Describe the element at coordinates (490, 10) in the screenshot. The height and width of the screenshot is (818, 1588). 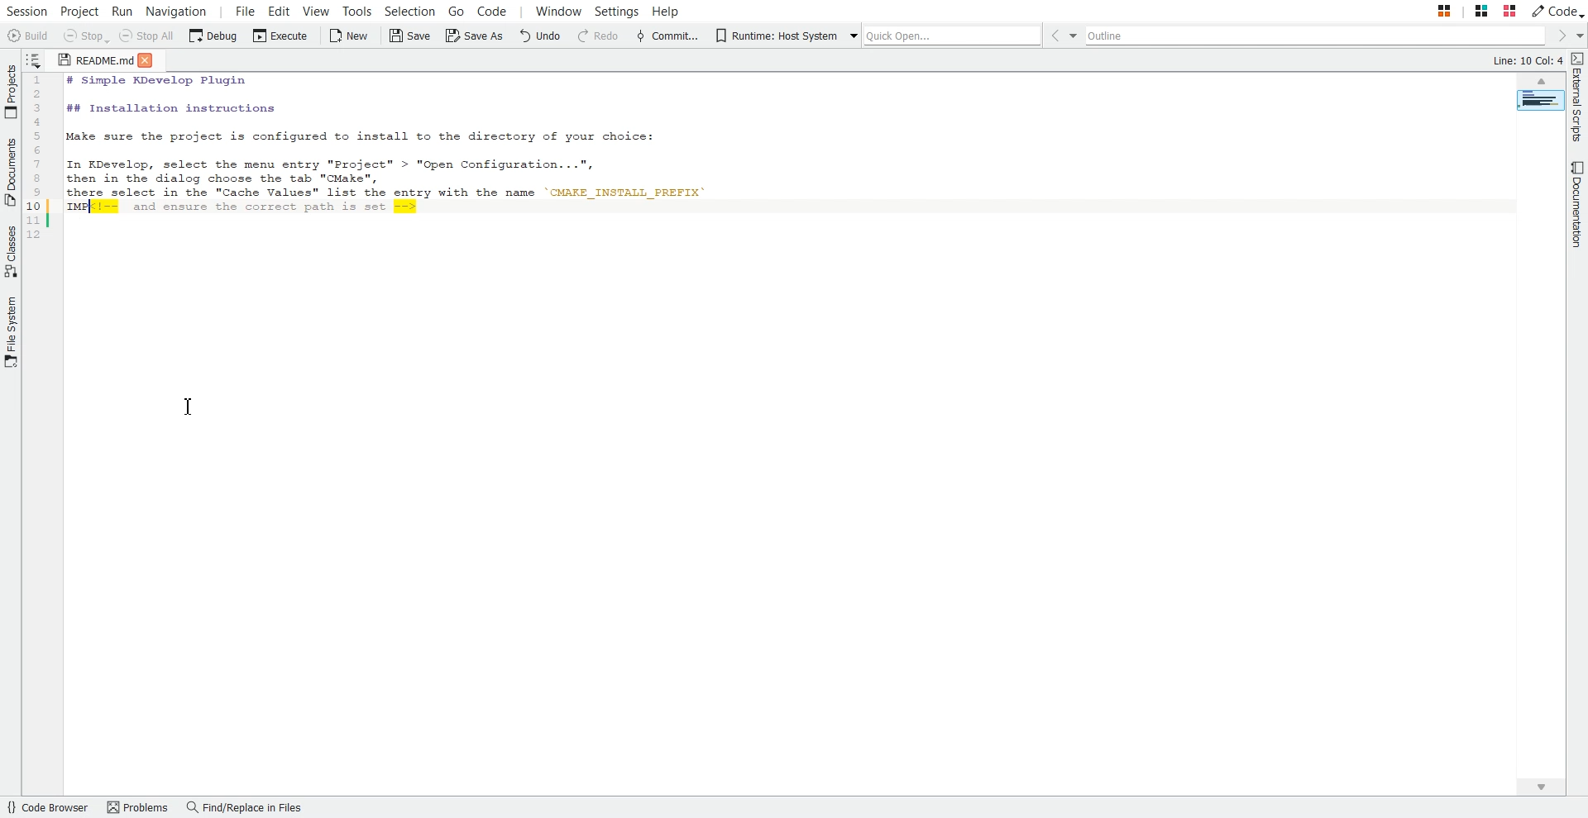
I see `Code` at that location.